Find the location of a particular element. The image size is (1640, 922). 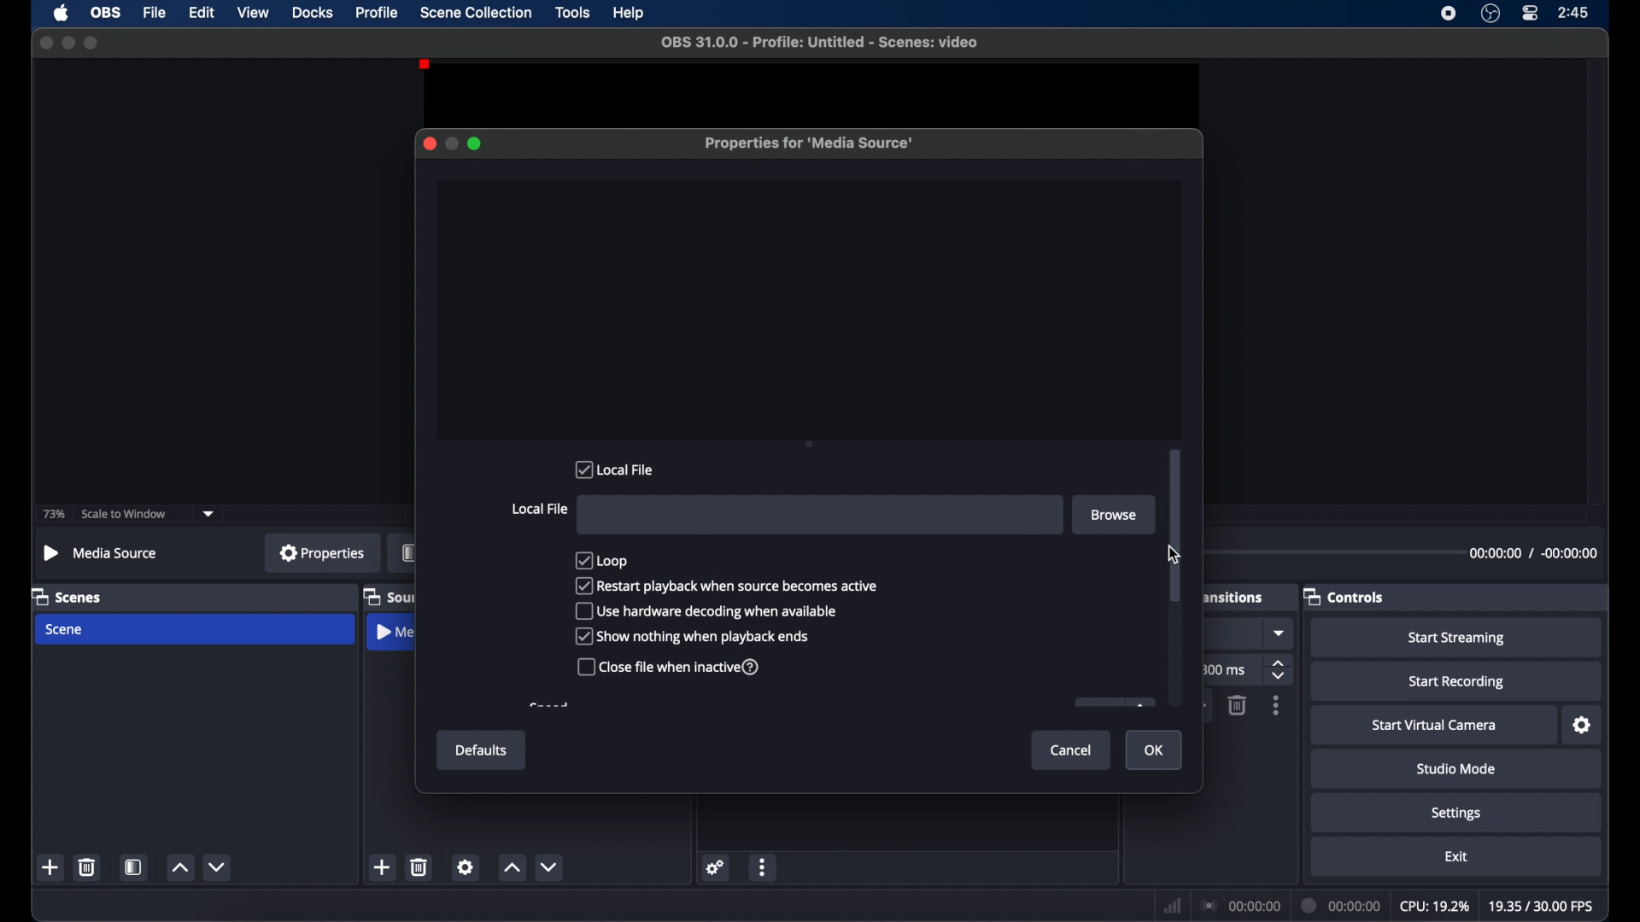

checkbox is located at coordinates (708, 610).